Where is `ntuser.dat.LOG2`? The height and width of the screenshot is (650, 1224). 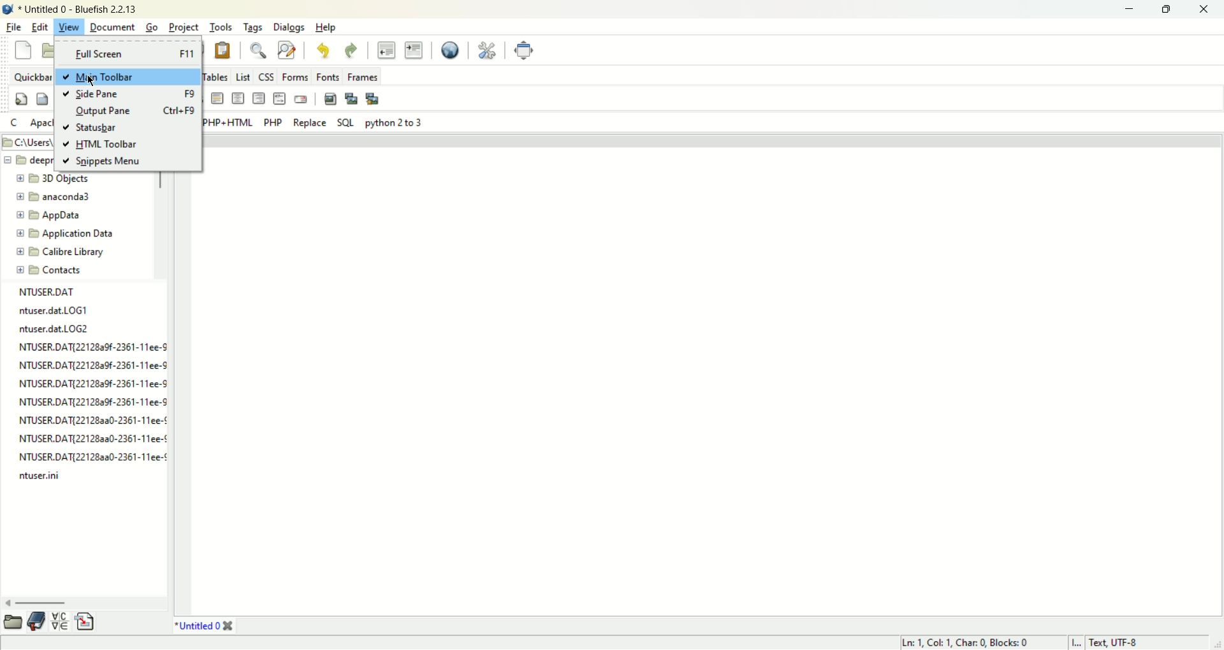
ntuser.dat.LOG2 is located at coordinates (57, 329).